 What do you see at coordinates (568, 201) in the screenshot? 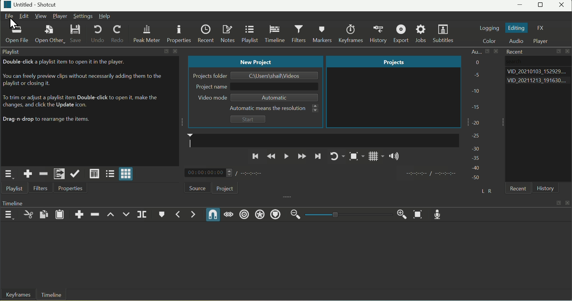
I see `close` at bounding box center [568, 201].